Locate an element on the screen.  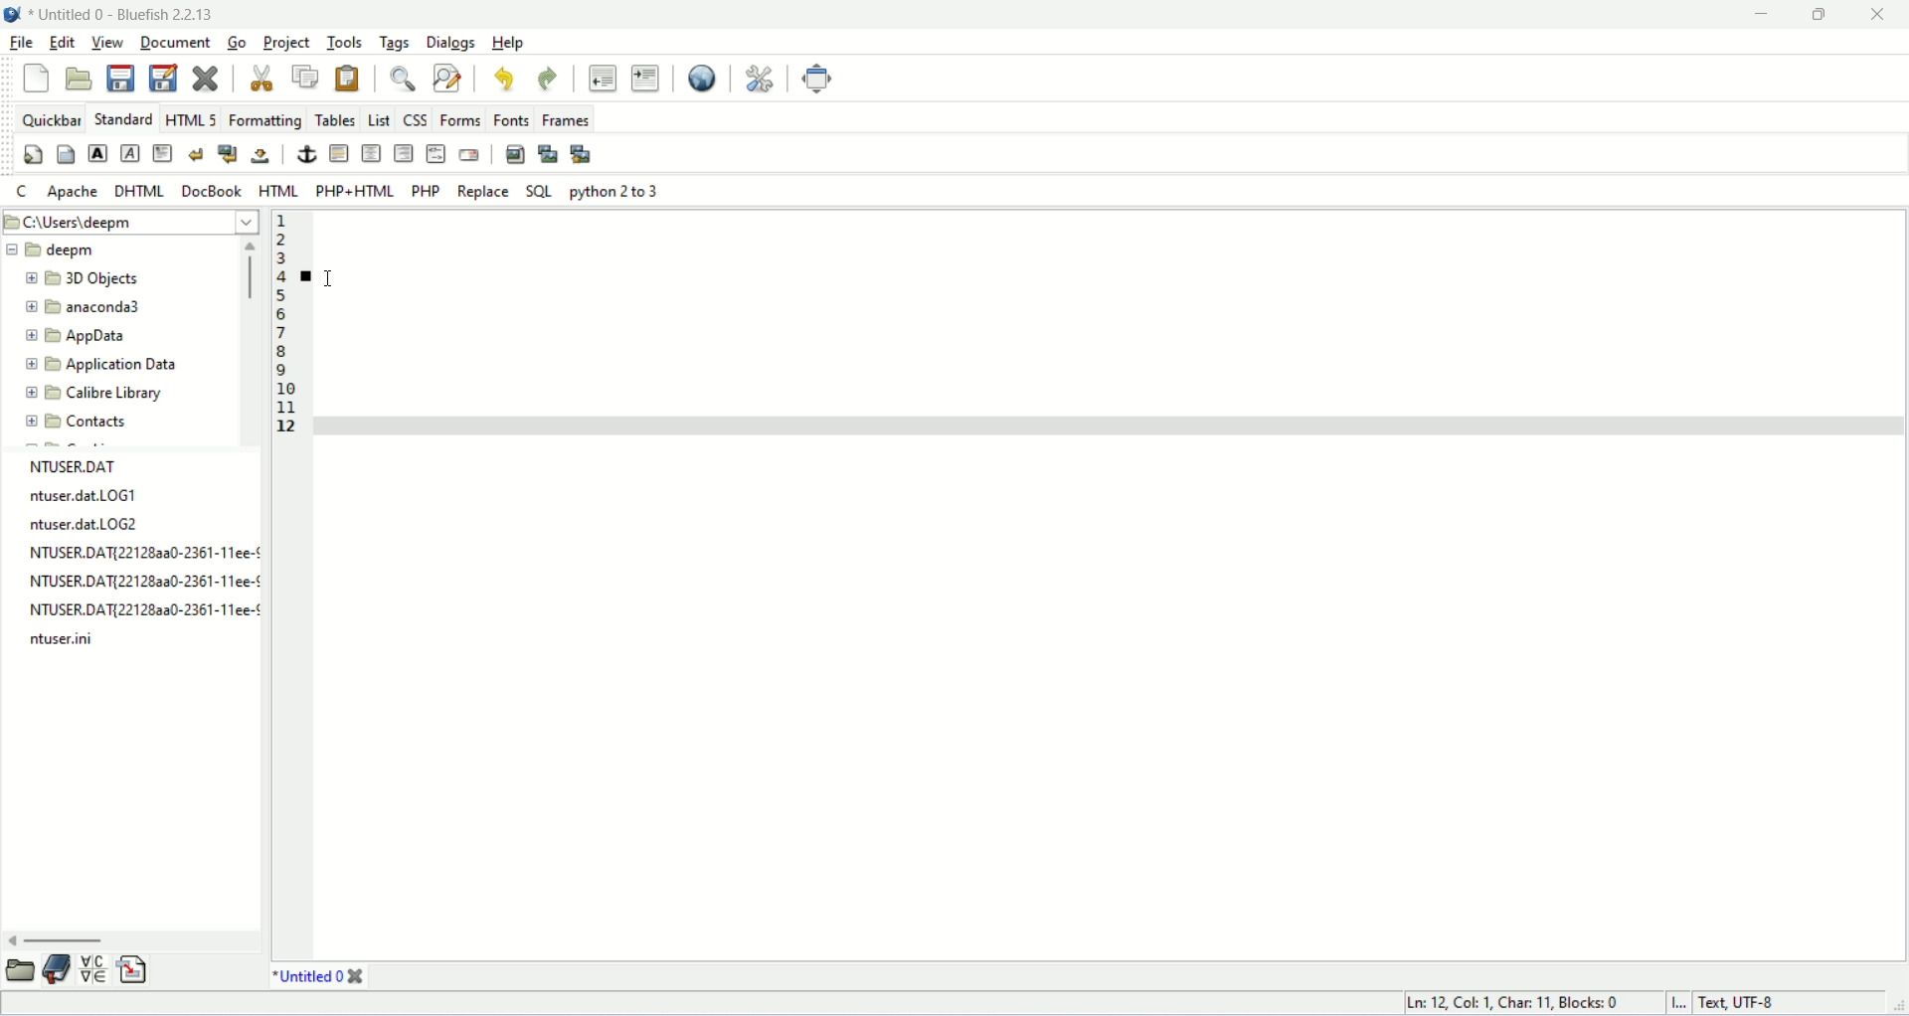
NTUSER.DAT{22128AA0-2361-11EE- is located at coordinates (151, 611).